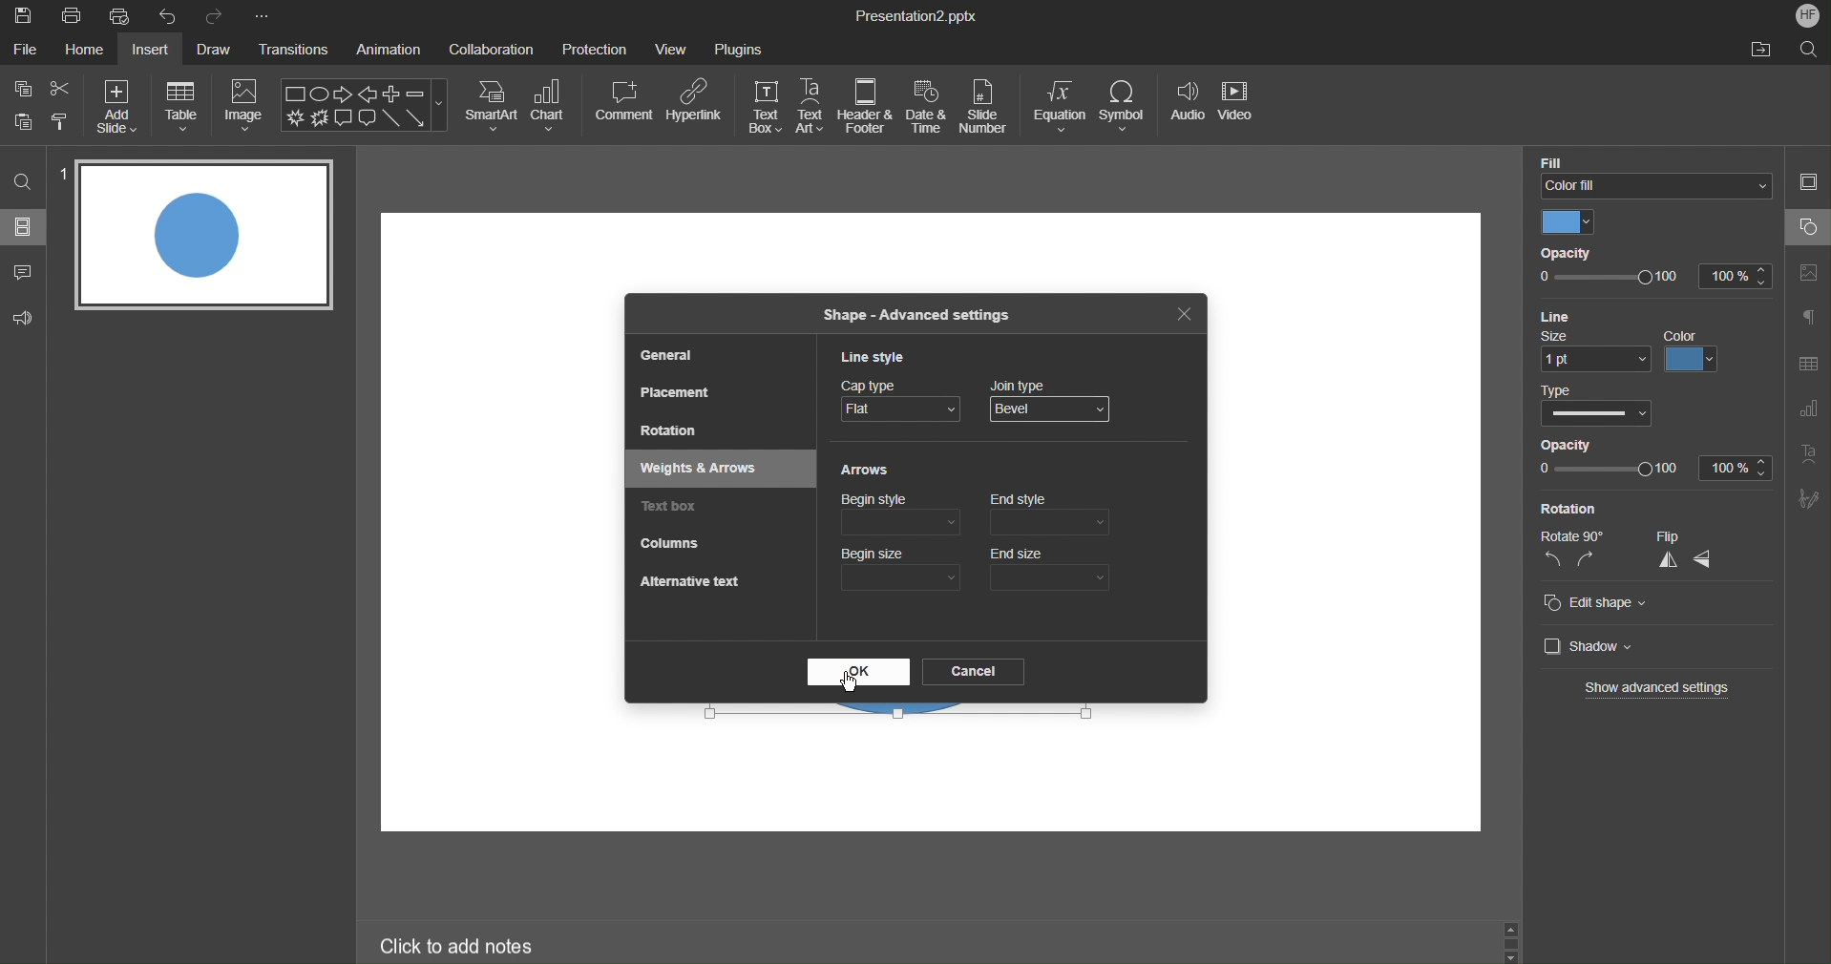  I want to click on Shape Settings, so click(1807, 227).